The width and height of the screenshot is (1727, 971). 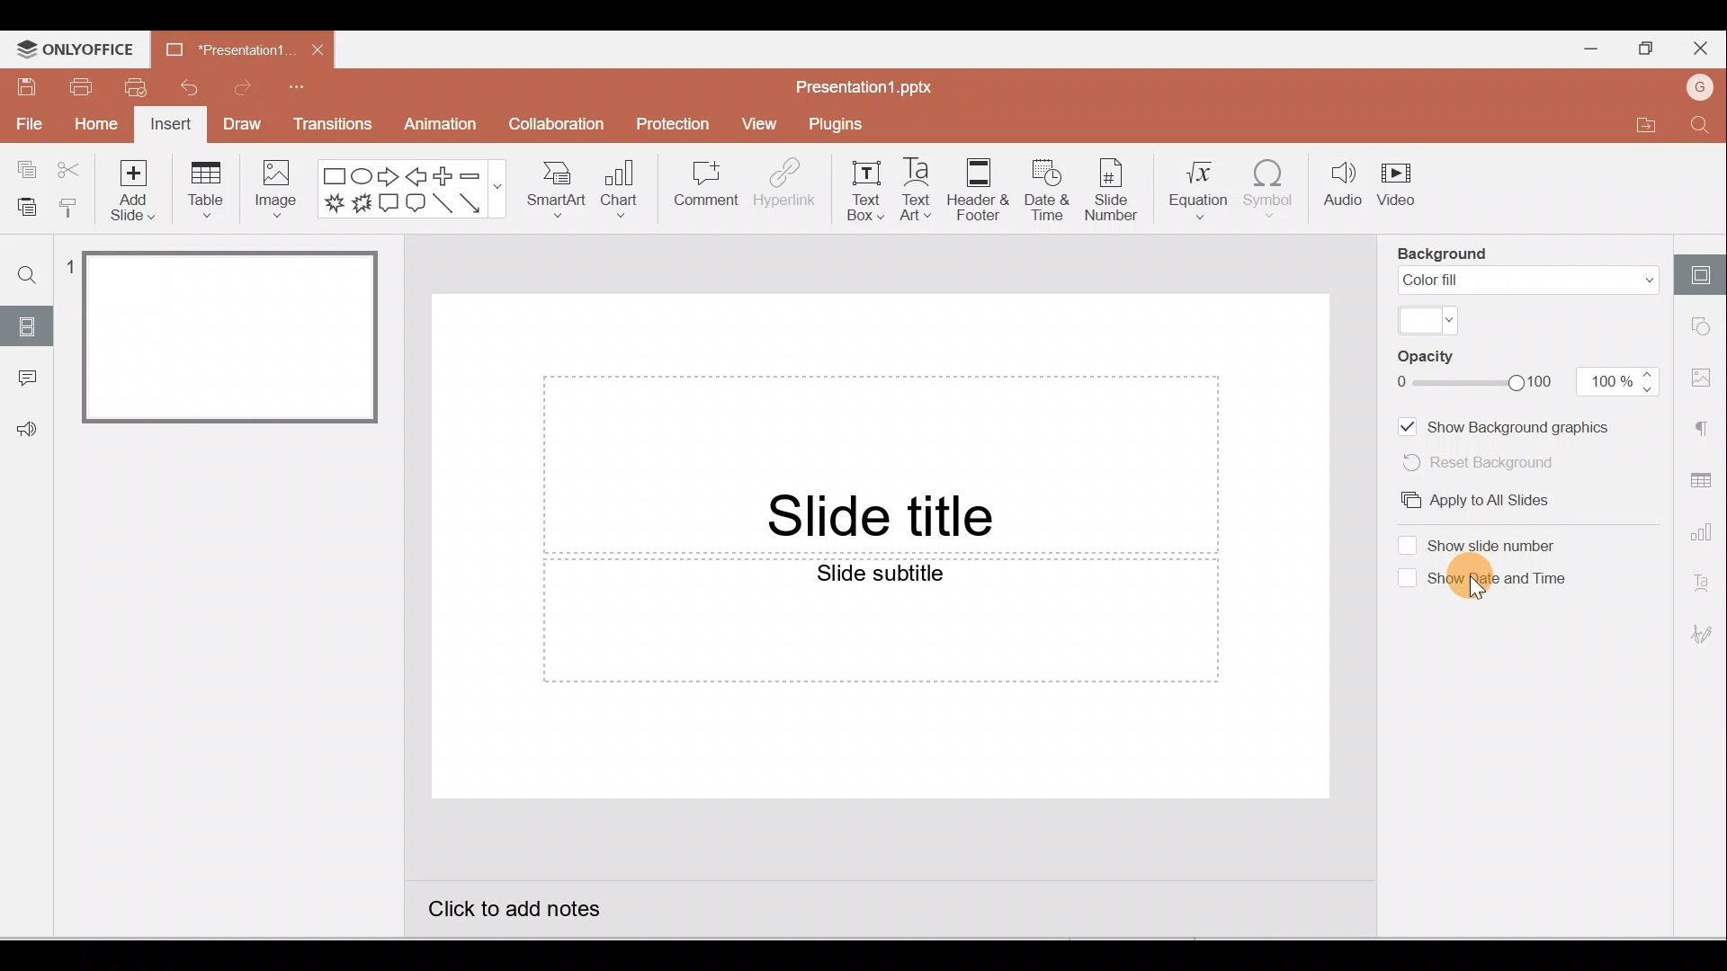 What do you see at coordinates (1705, 49) in the screenshot?
I see `Close` at bounding box center [1705, 49].